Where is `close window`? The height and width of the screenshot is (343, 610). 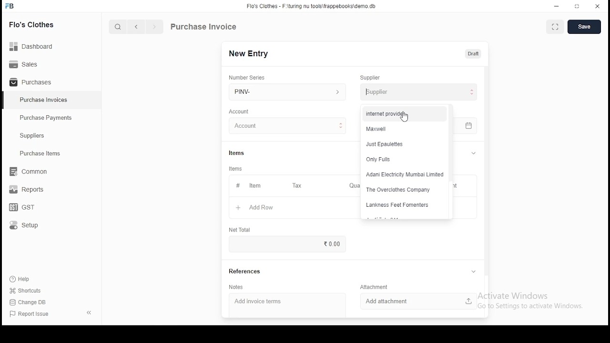
close window is located at coordinates (598, 5).